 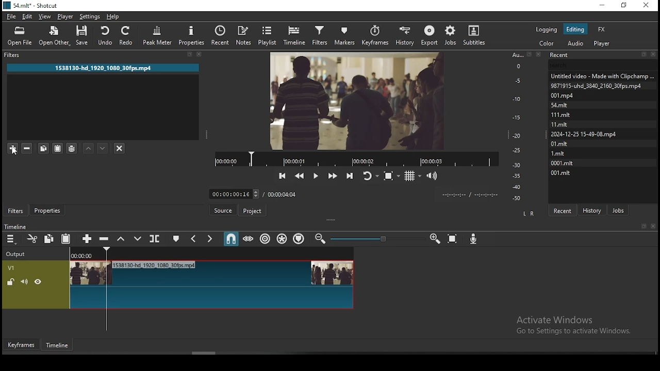 What do you see at coordinates (21, 36) in the screenshot?
I see `open file` at bounding box center [21, 36].